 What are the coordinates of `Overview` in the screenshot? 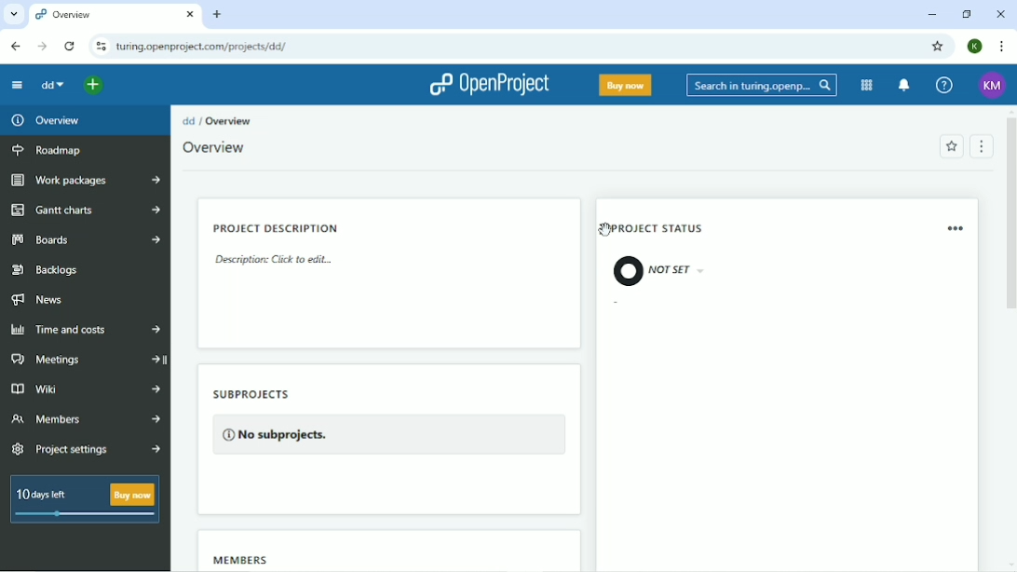 It's located at (215, 147).